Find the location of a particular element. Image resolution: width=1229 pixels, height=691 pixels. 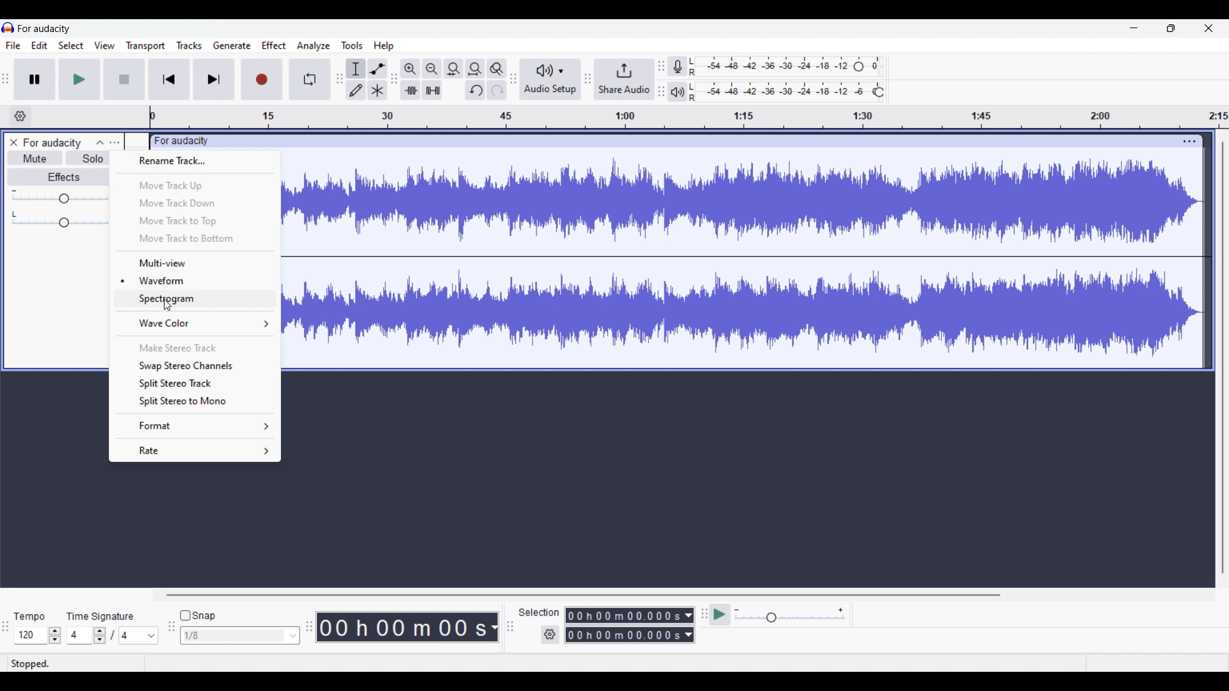

Trim audio outside selection is located at coordinates (410, 90).